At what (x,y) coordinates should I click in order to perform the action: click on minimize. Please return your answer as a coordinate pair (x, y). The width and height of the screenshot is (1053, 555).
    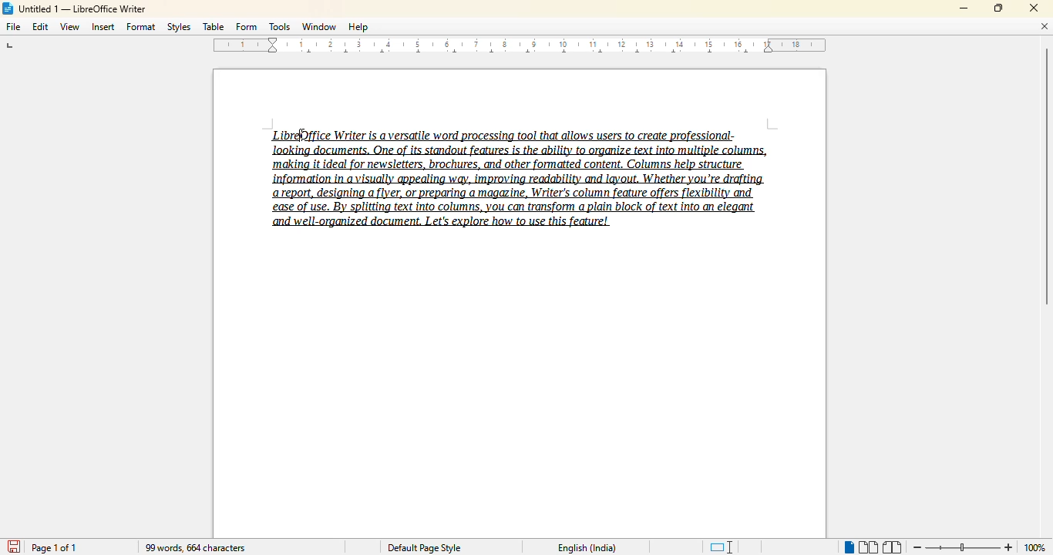
    Looking at the image, I should click on (964, 8).